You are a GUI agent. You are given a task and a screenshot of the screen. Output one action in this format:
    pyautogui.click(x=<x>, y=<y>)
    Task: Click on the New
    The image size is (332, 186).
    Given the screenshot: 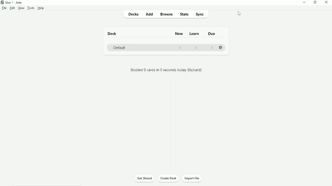 What is the action you would take?
    pyautogui.click(x=179, y=34)
    